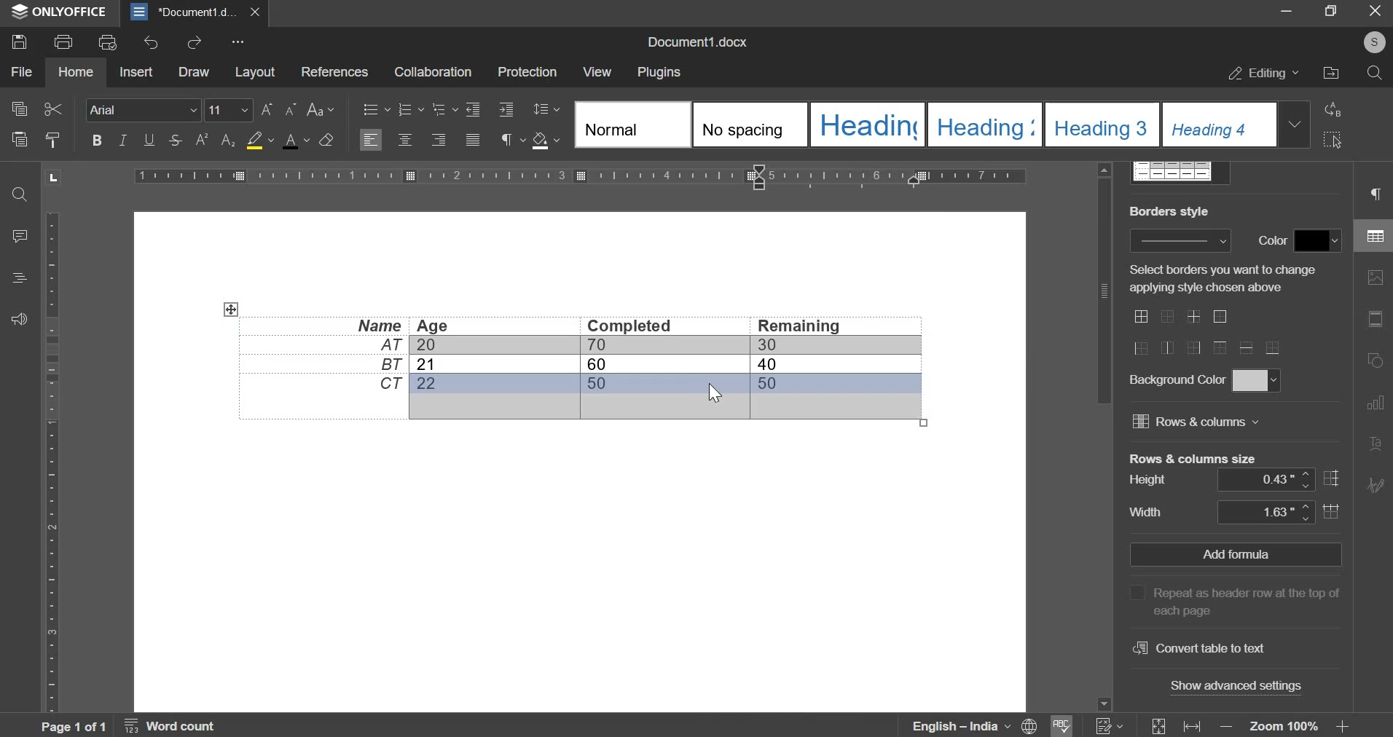 This screenshot has width=1393, height=737. What do you see at coordinates (52, 107) in the screenshot?
I see `cut` at bounding box center [52, 107].